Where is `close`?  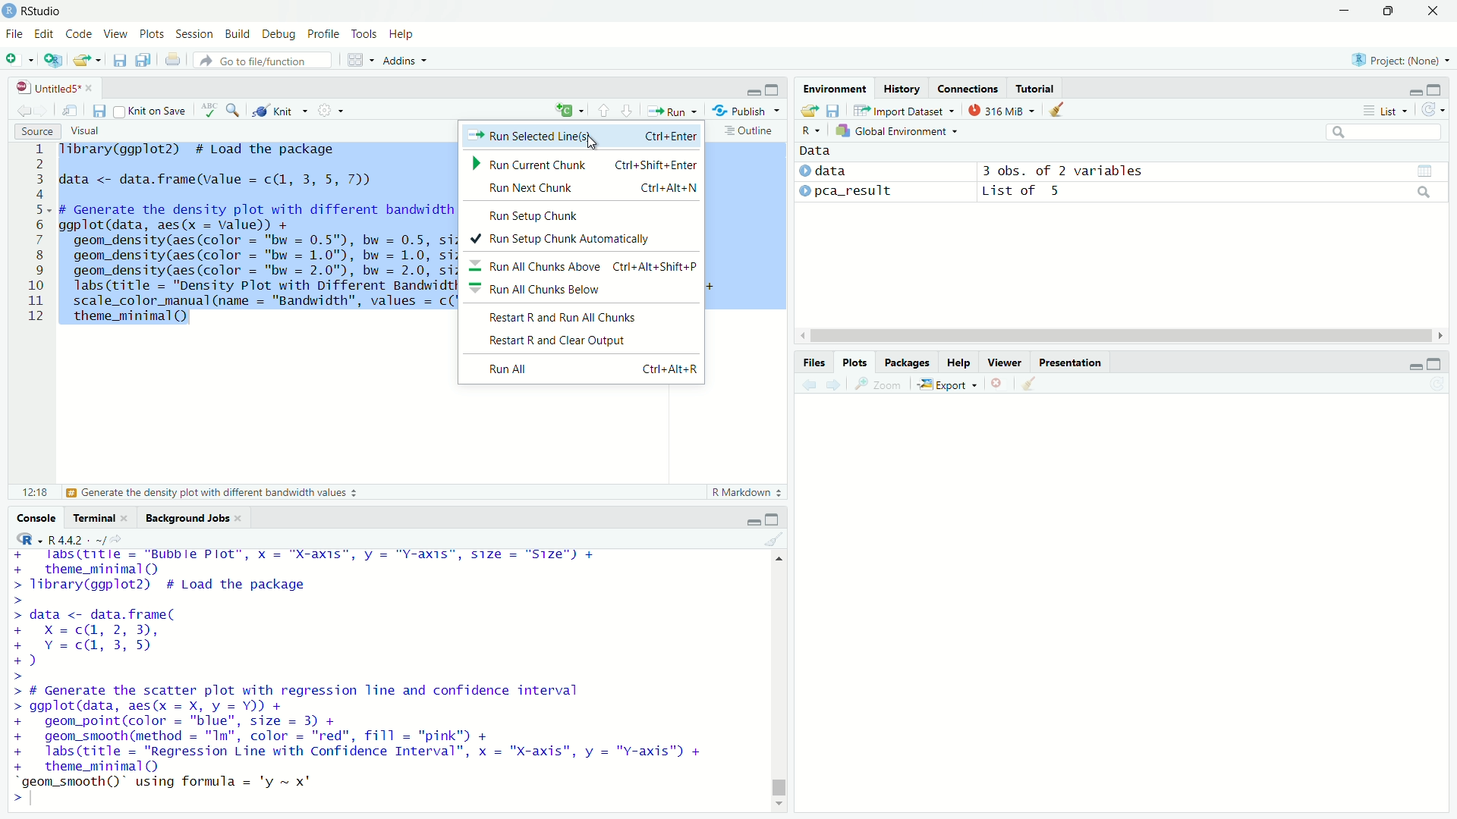
close is located at coordinates (1433, 11).